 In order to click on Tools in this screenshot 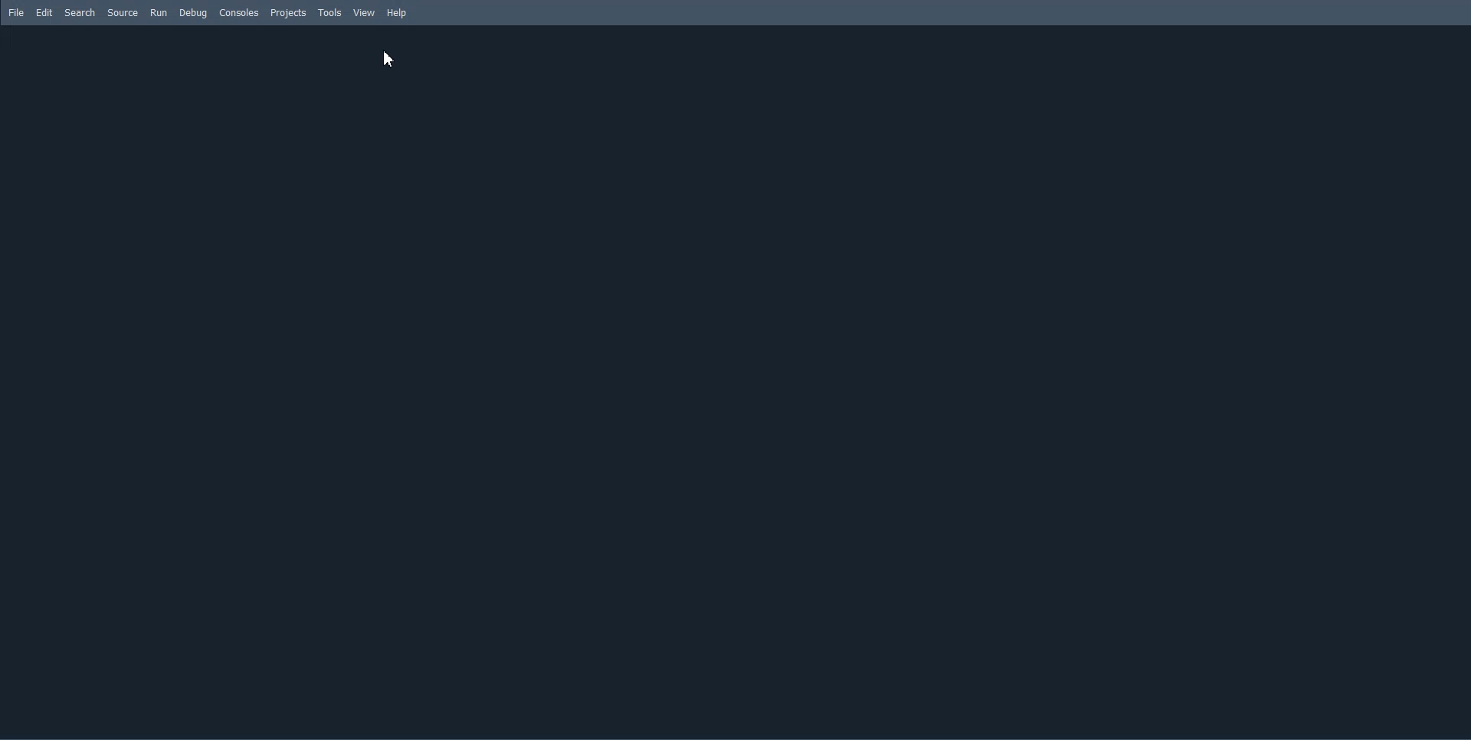, I will do `click(329, 13)`.